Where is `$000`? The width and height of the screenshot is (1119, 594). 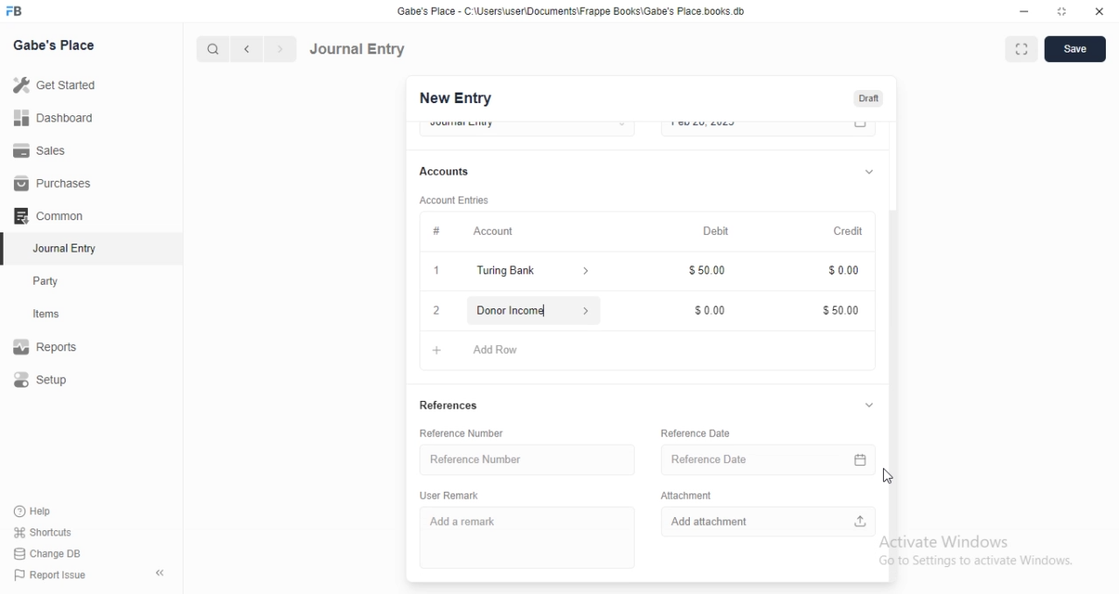 $000 is located at coordinates (712, 307).